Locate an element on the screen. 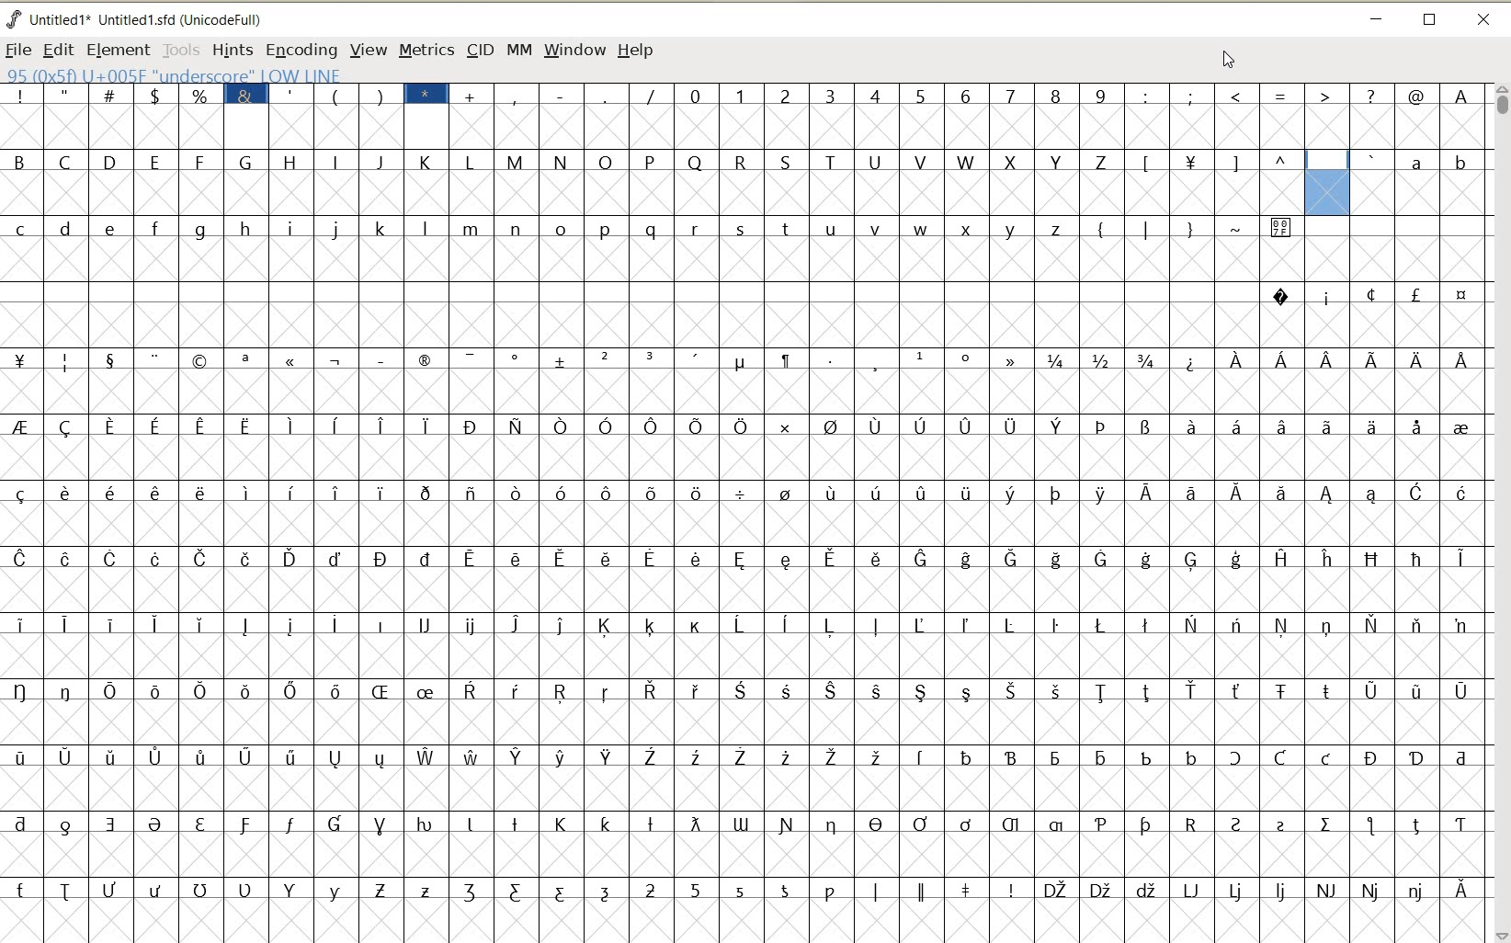  glyph selected is located at coordinates (1327, 183).